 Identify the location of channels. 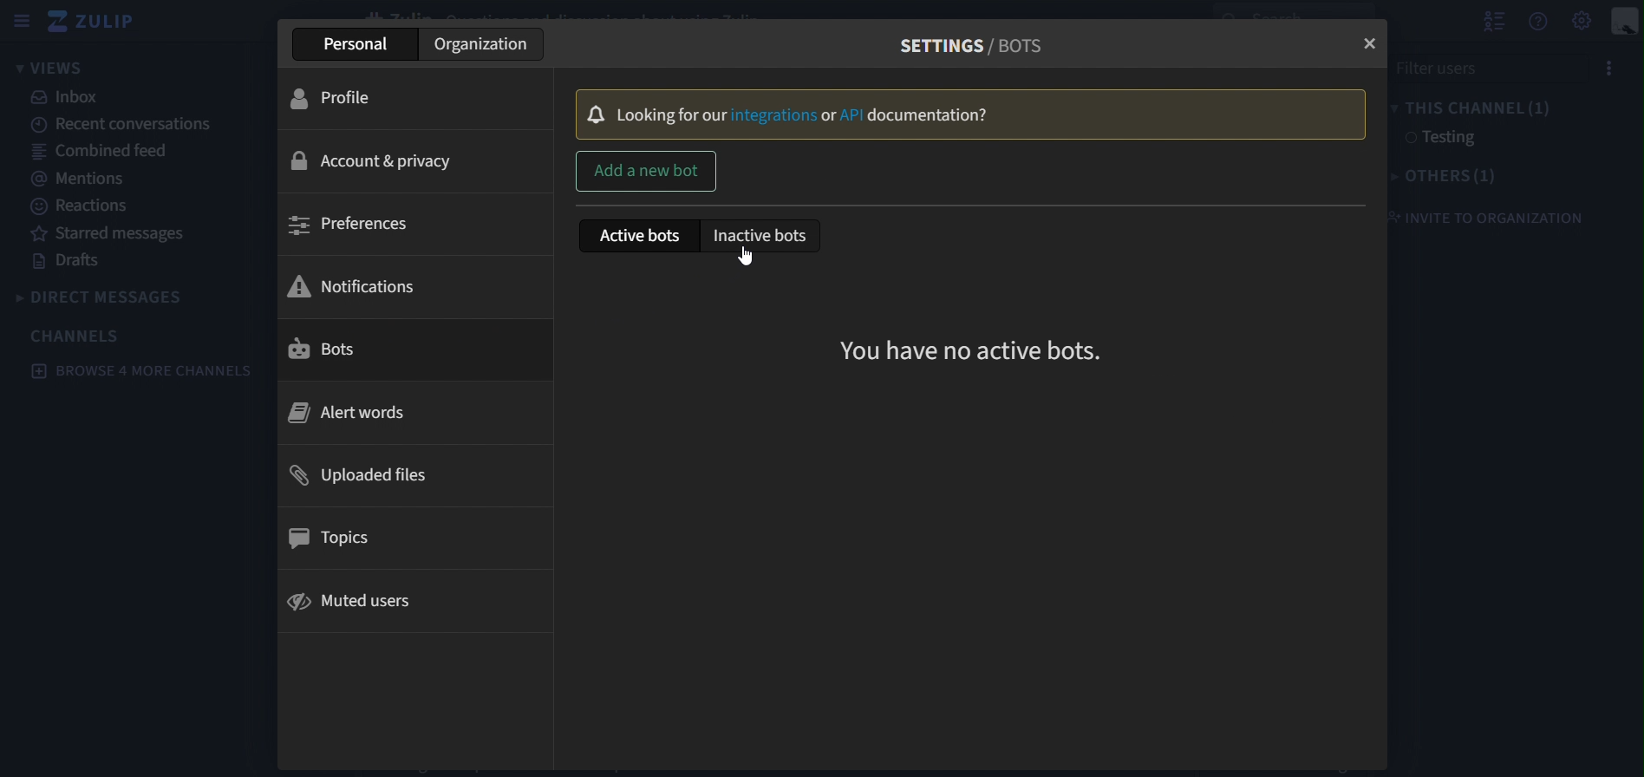
(77, 336).